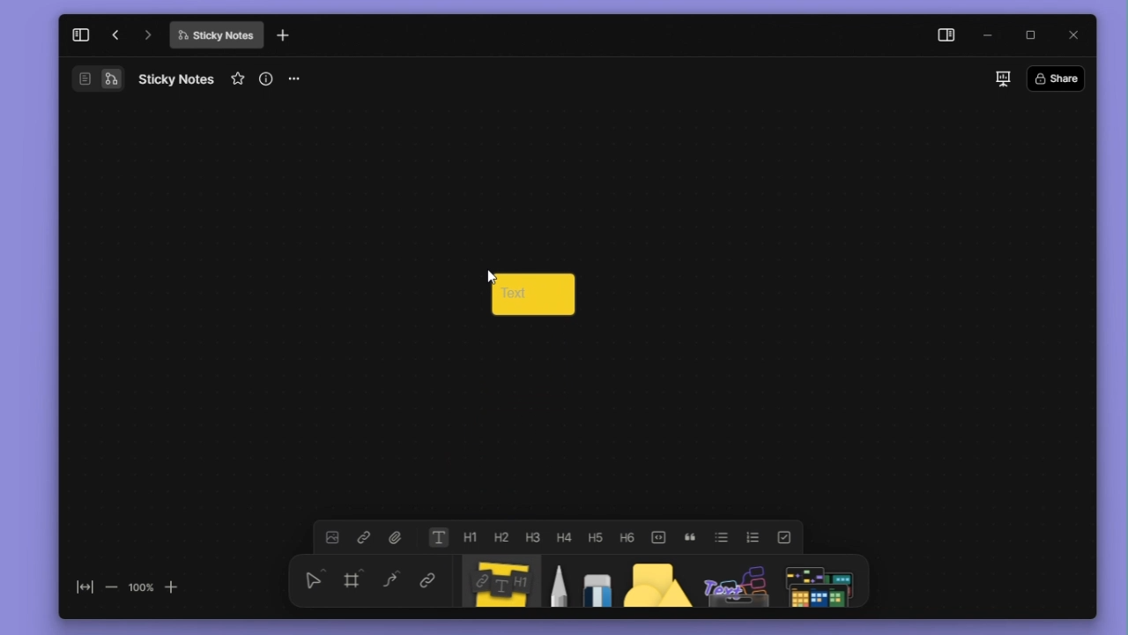 Image resolution: width=1128 pixels, height=635 pixels. I want to click on minimize, so click(987, 36).